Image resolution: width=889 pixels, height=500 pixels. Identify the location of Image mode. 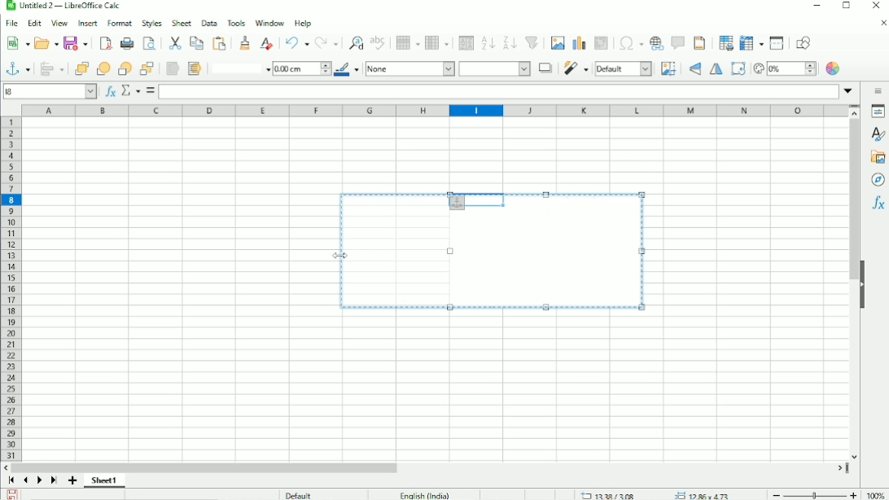
(624, 68).